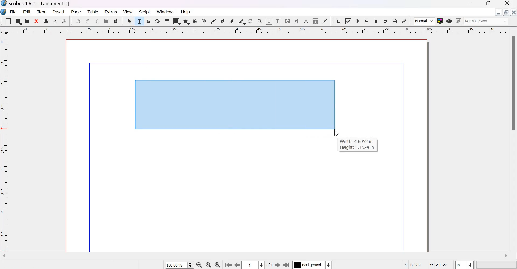 The image size is (517, 269). I want to click on Scroll right, so click(506, 256).